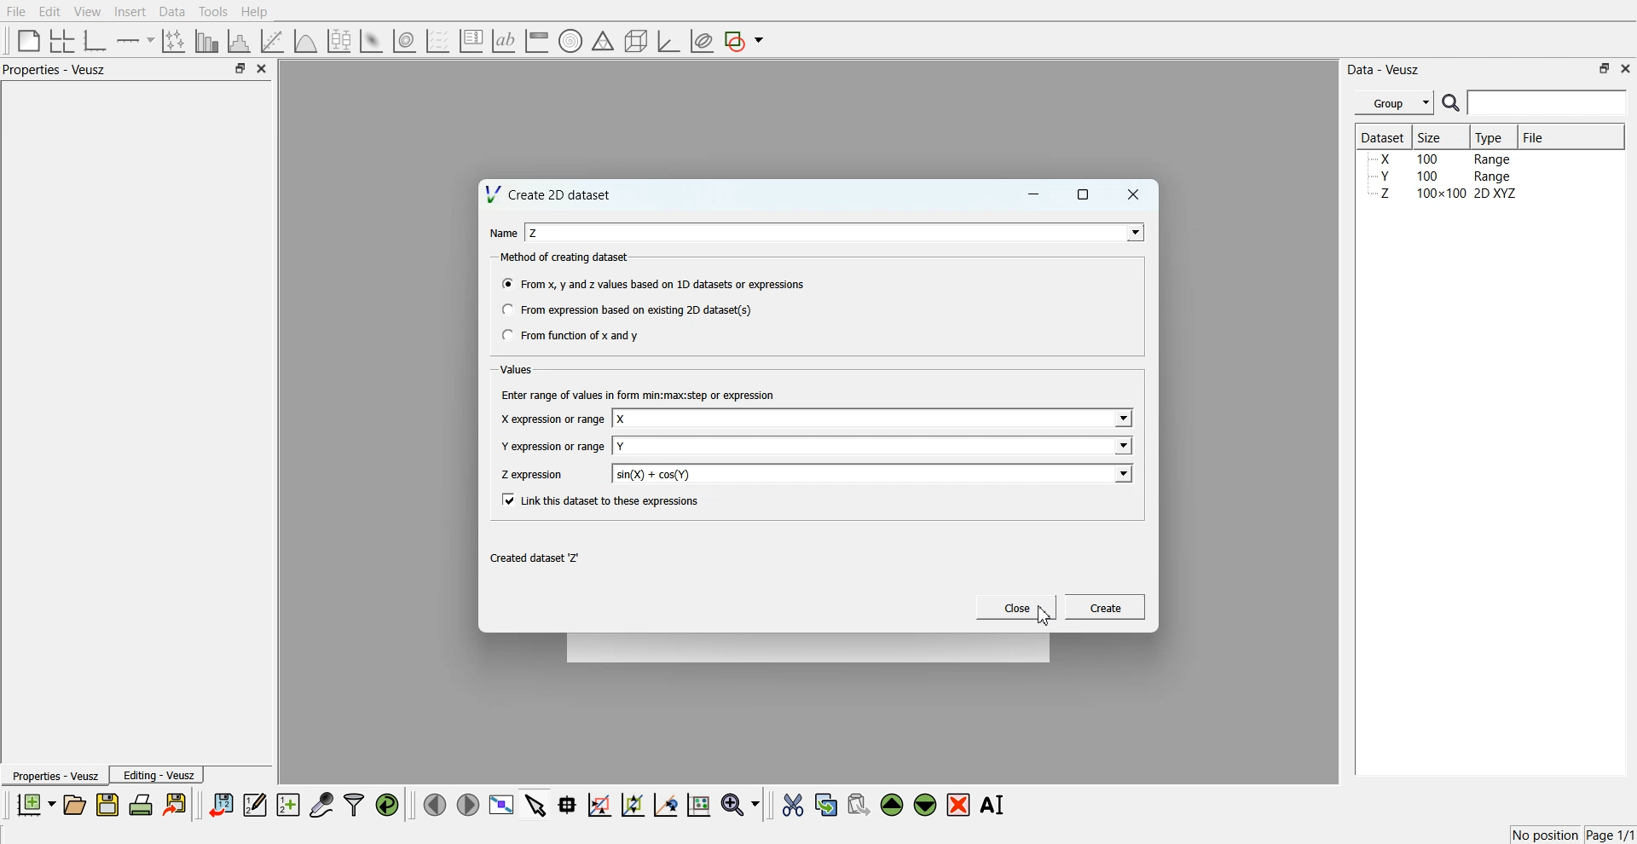 Image resolution: width=1637 pixels, height=844 pixels. I want to click on ~~ Enter range of values in form min:max:step or expression, so click(639, 394).